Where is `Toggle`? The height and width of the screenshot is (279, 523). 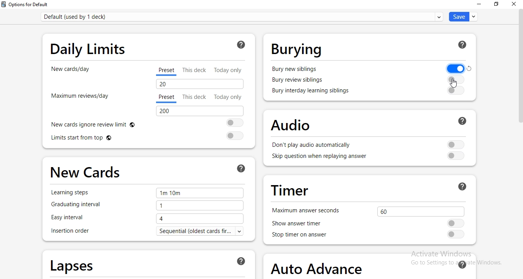
Toggle is located at coordinates (452, 67).